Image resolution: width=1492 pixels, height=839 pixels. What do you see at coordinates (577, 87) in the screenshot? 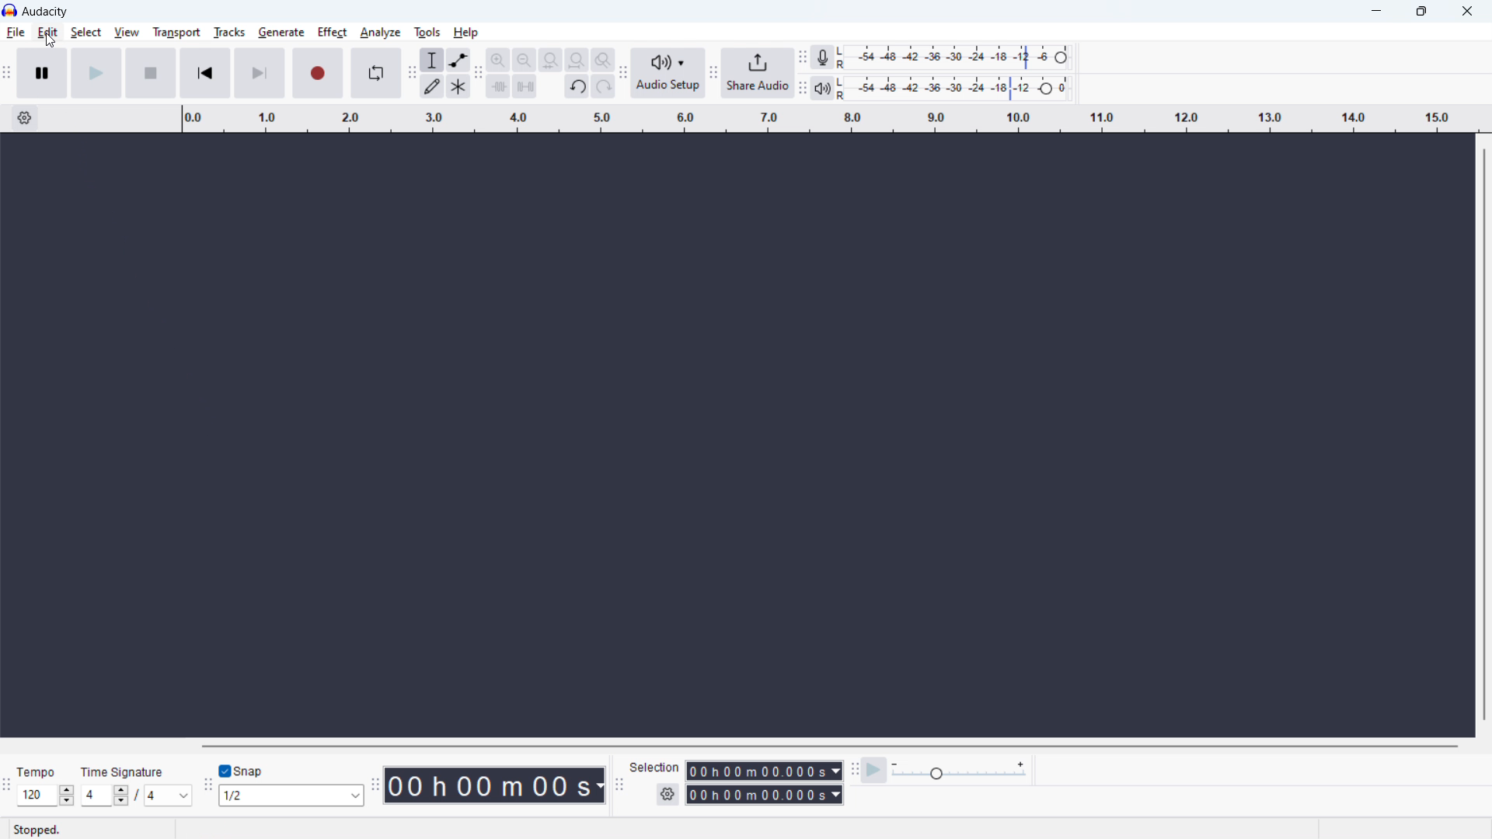
I see `undo` at bounding box center [577, 87].